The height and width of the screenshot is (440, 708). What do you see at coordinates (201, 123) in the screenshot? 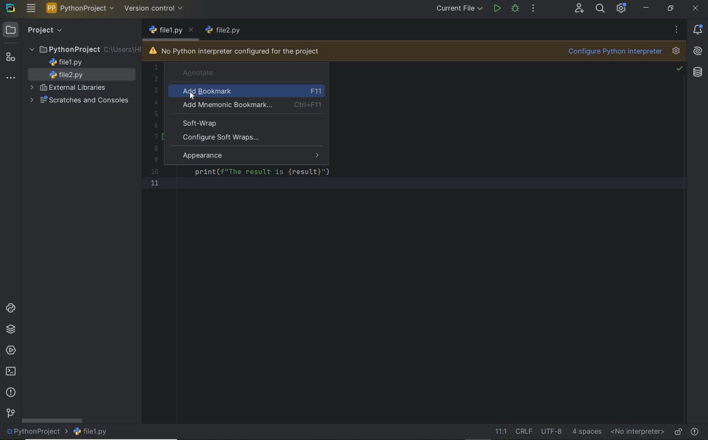
I see `soft-wrap` at bounding box center [201, 123].